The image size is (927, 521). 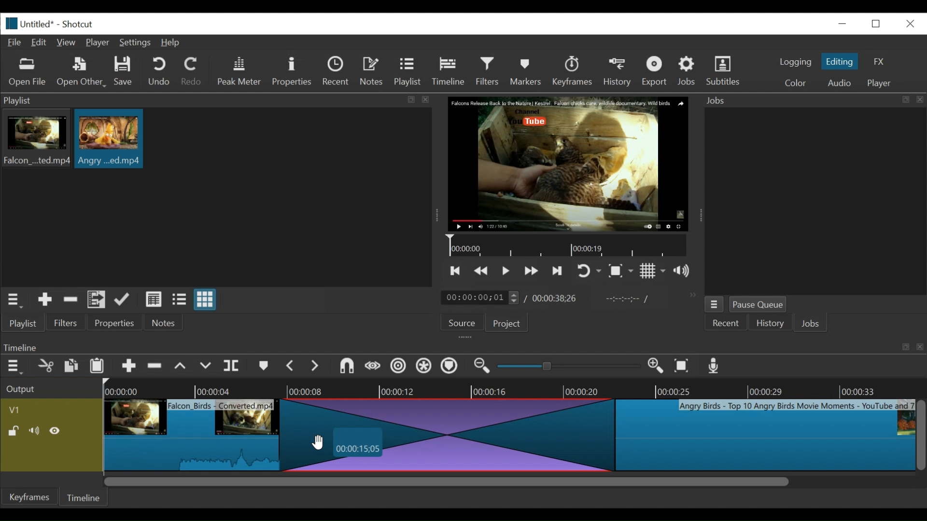 What do you see at coordinates (795, 84) in the screenshot?
I see `color` at bounding box center [795, 84].